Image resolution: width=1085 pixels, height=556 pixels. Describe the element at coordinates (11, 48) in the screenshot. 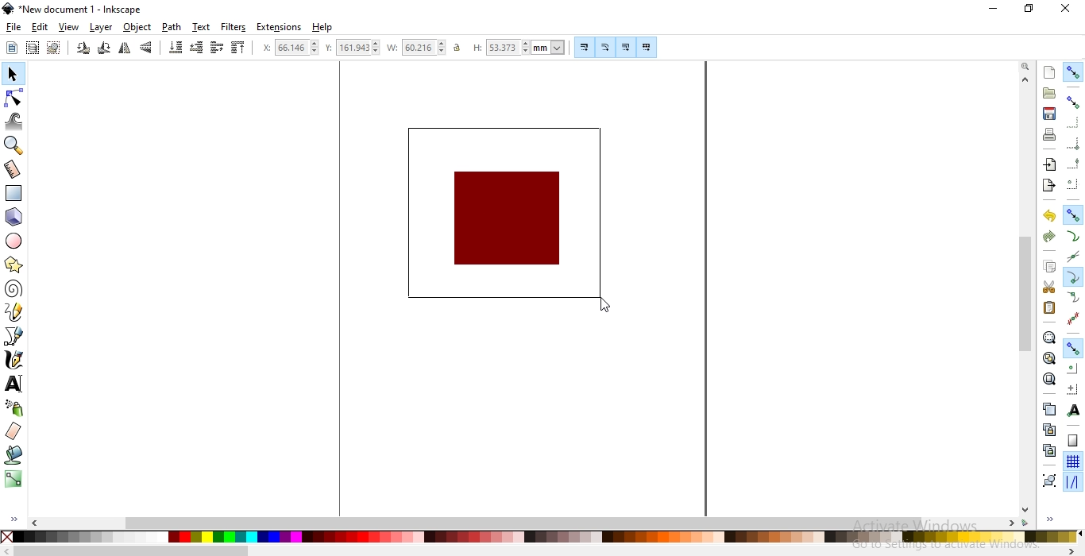

I see `select all objects or nodes` at that location.